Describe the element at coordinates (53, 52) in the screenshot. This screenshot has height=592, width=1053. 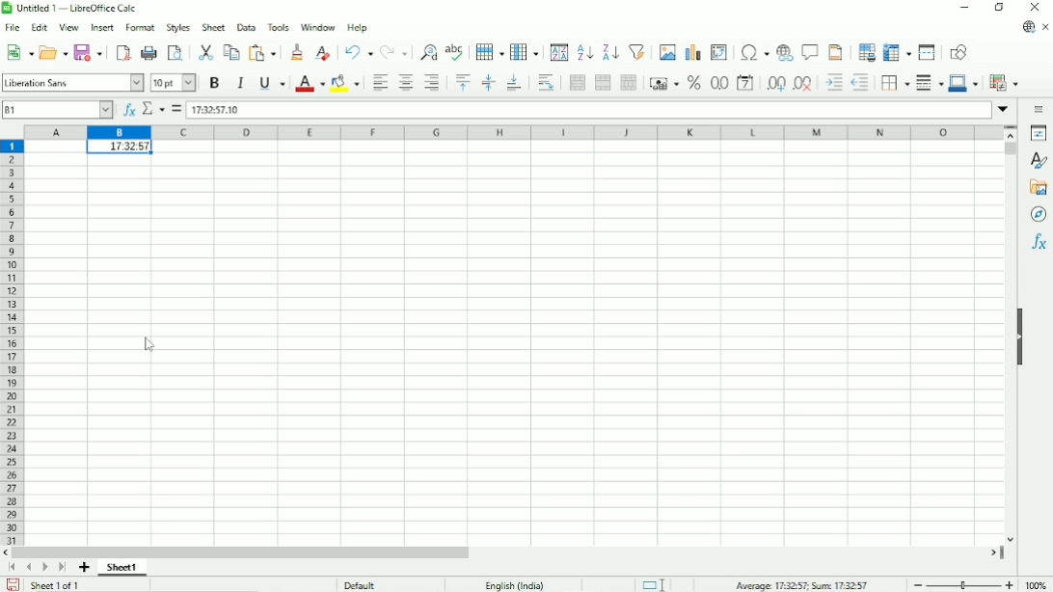
I see `Open` at that location.